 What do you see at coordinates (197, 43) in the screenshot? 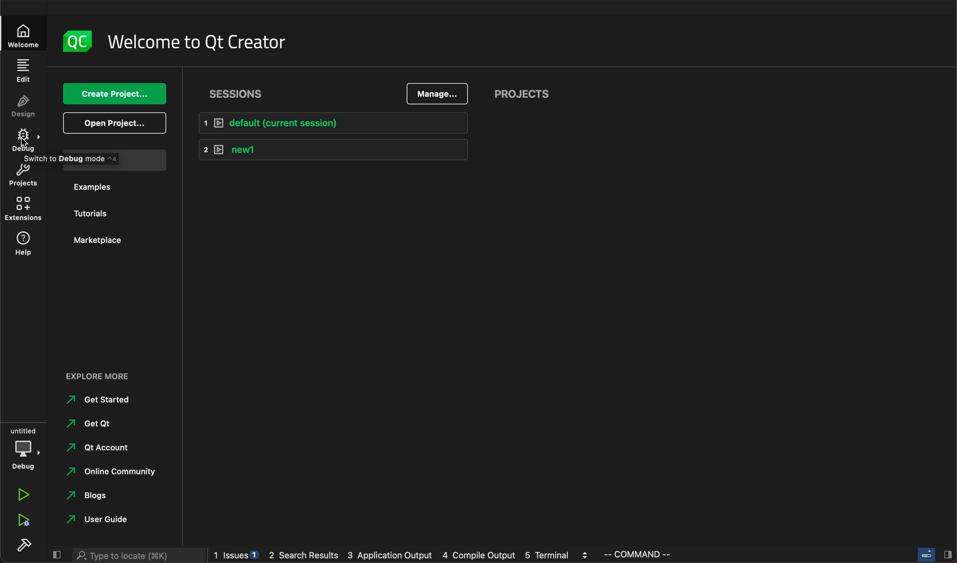
I see `welcome to Qt` at bounding box center [197, 43].